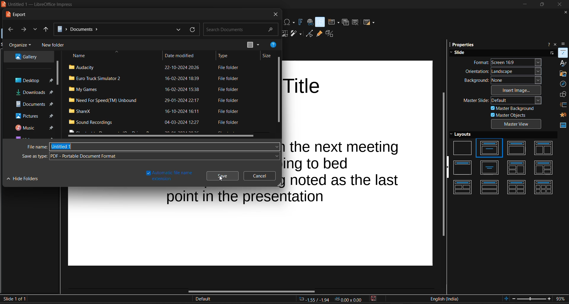  I want to click on scroll bar, so click(57, 73).